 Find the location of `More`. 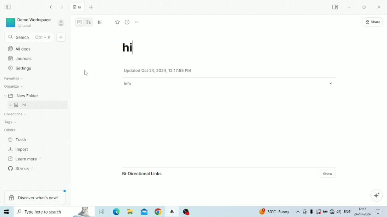

More is located at coordinates (137, 22).